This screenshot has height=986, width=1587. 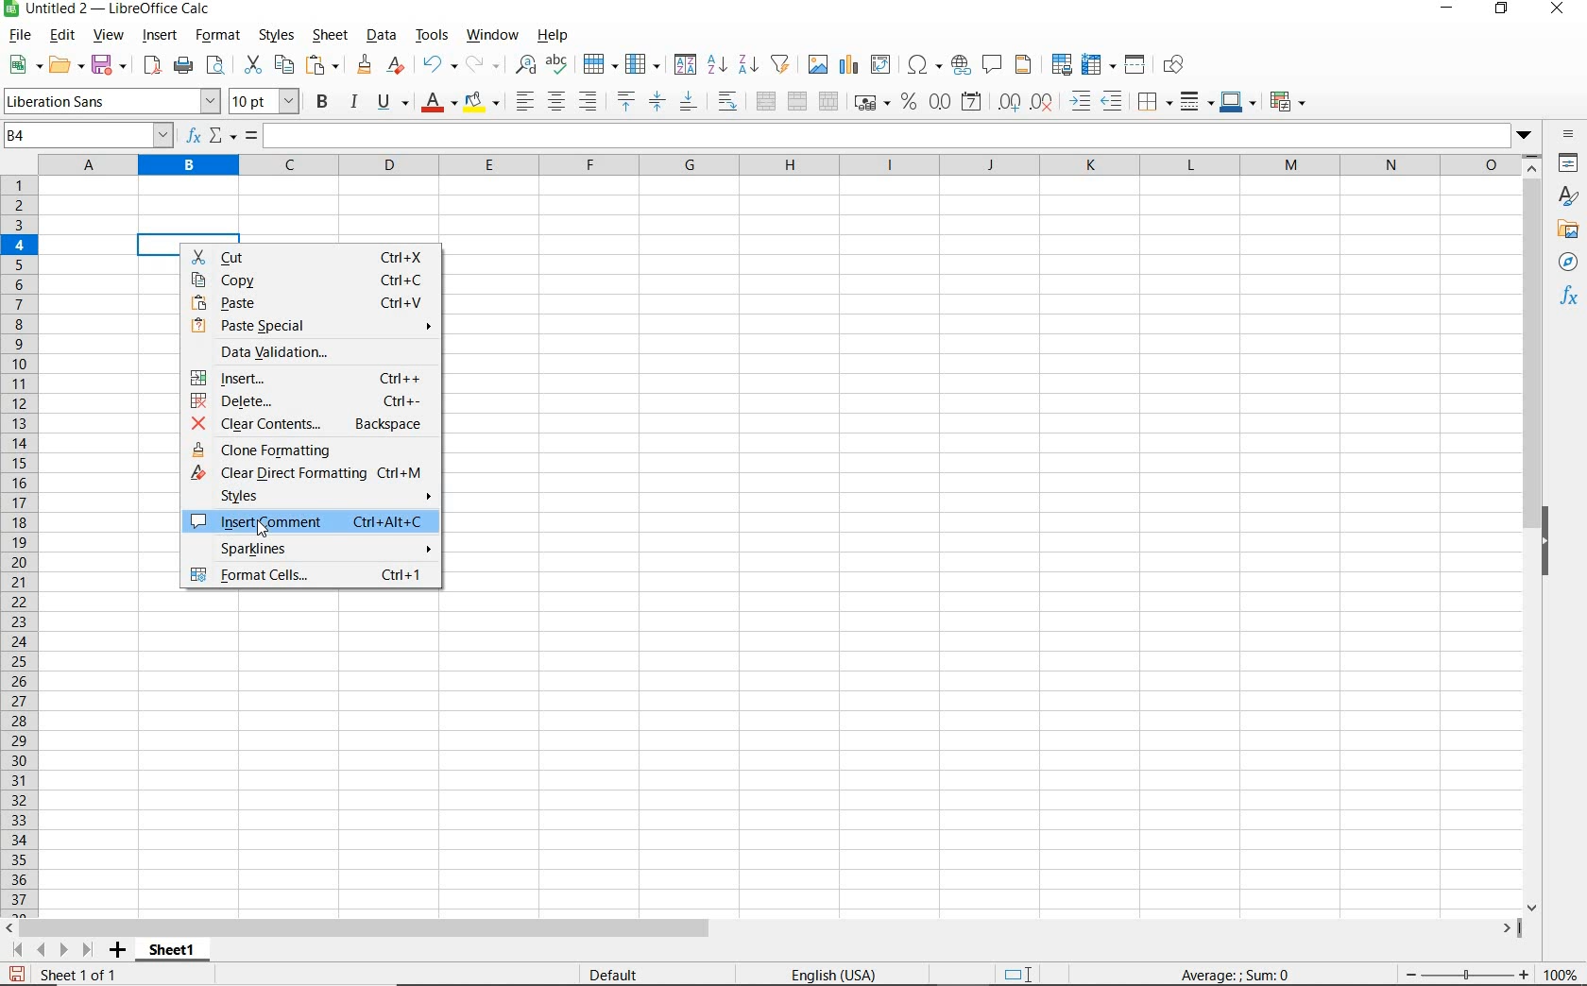 What do you see at coordinates (309, 402) in the screenshot?
I see `delete` at bounding box center [309, 402].